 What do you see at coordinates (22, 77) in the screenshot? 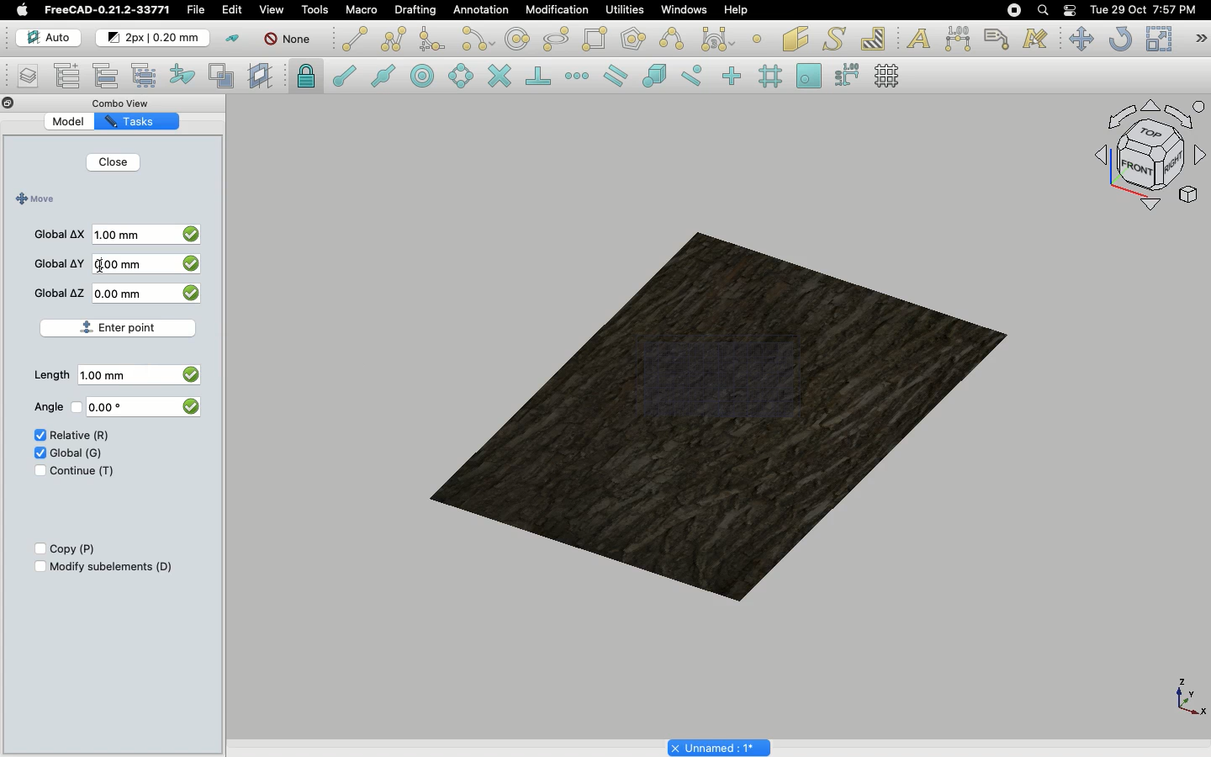
I see `Manage layers` at bounding box center [22, 77].